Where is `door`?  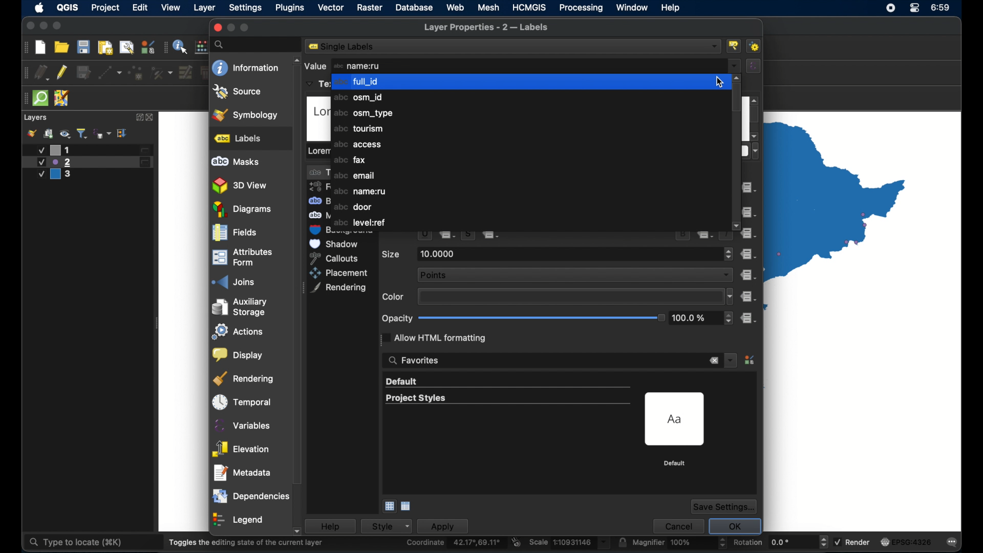
door is located at coordinates (354, 207).